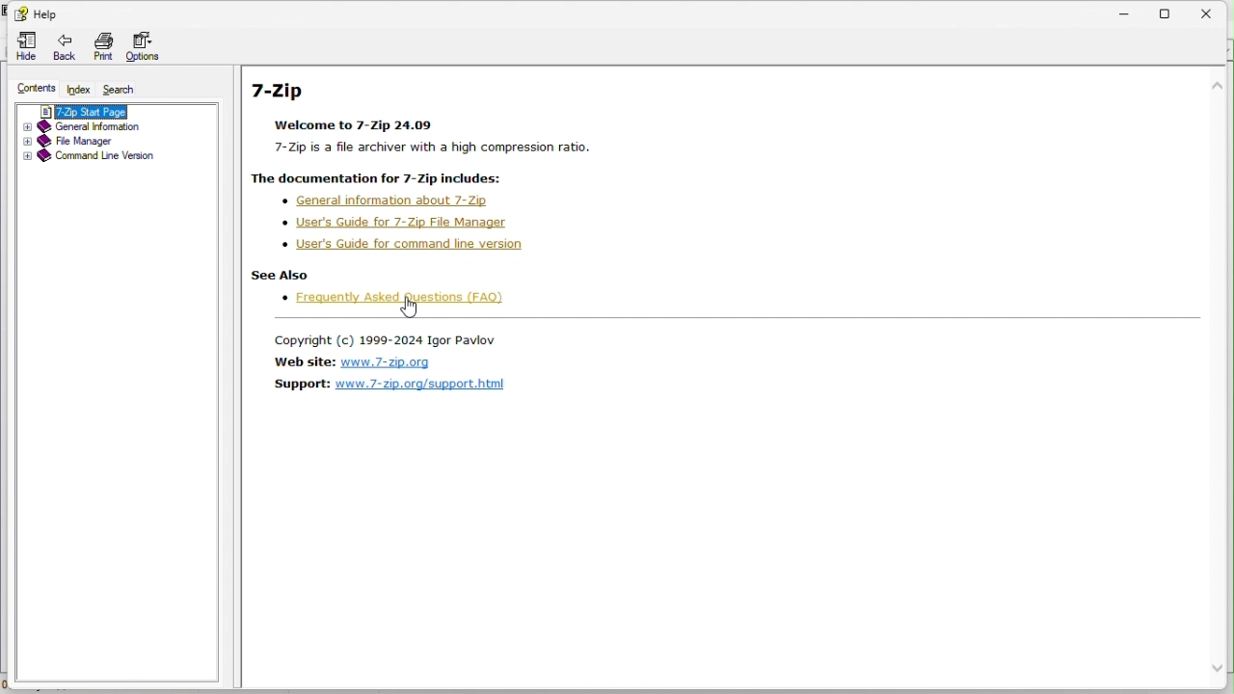 The image size is (1234, 694). What do you see at coordinates (114, 159) in the screenshot?
I see `Command line version` at bounding box center [114, 159].